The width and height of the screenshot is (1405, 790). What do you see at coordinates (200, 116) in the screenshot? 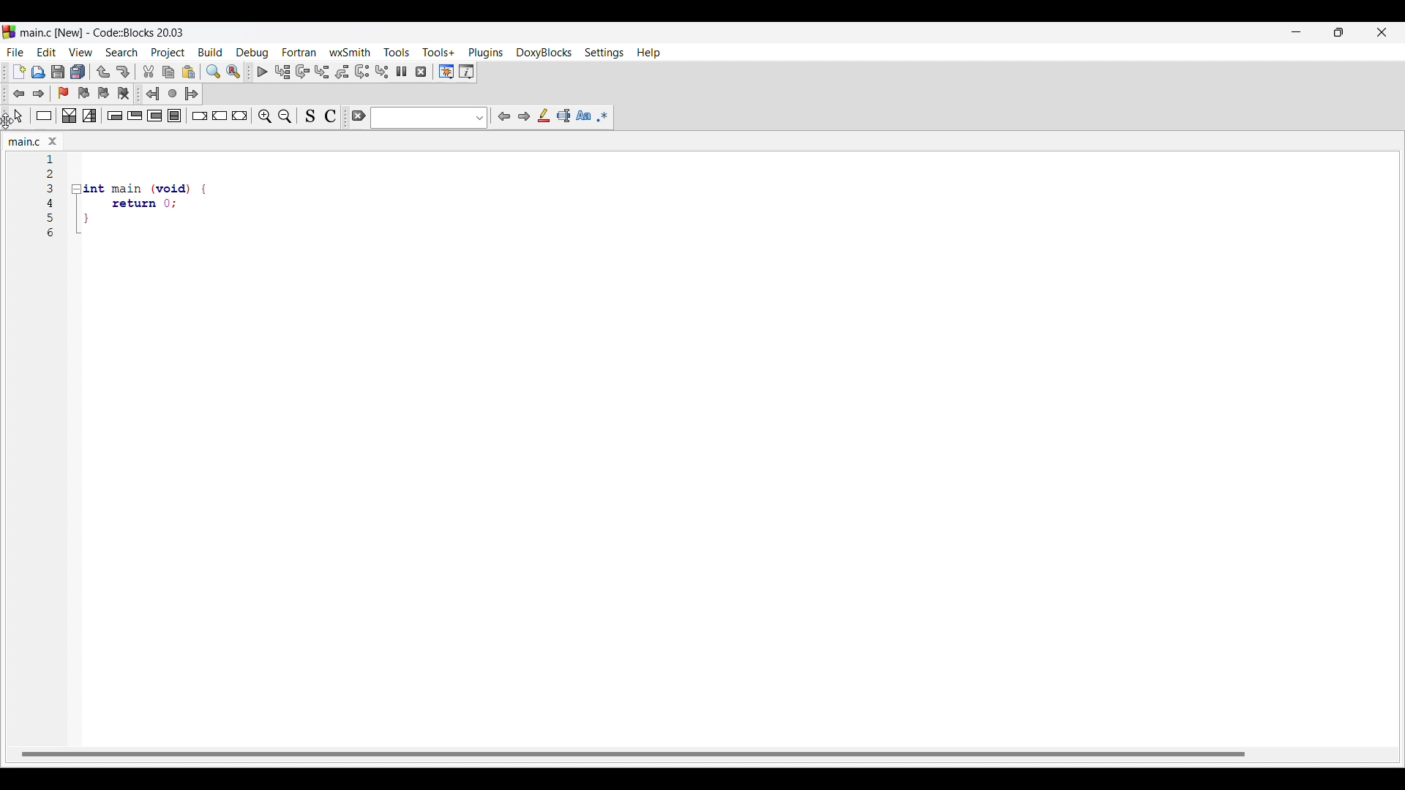
I see `Break instruction` at bounding box center [200, 116].